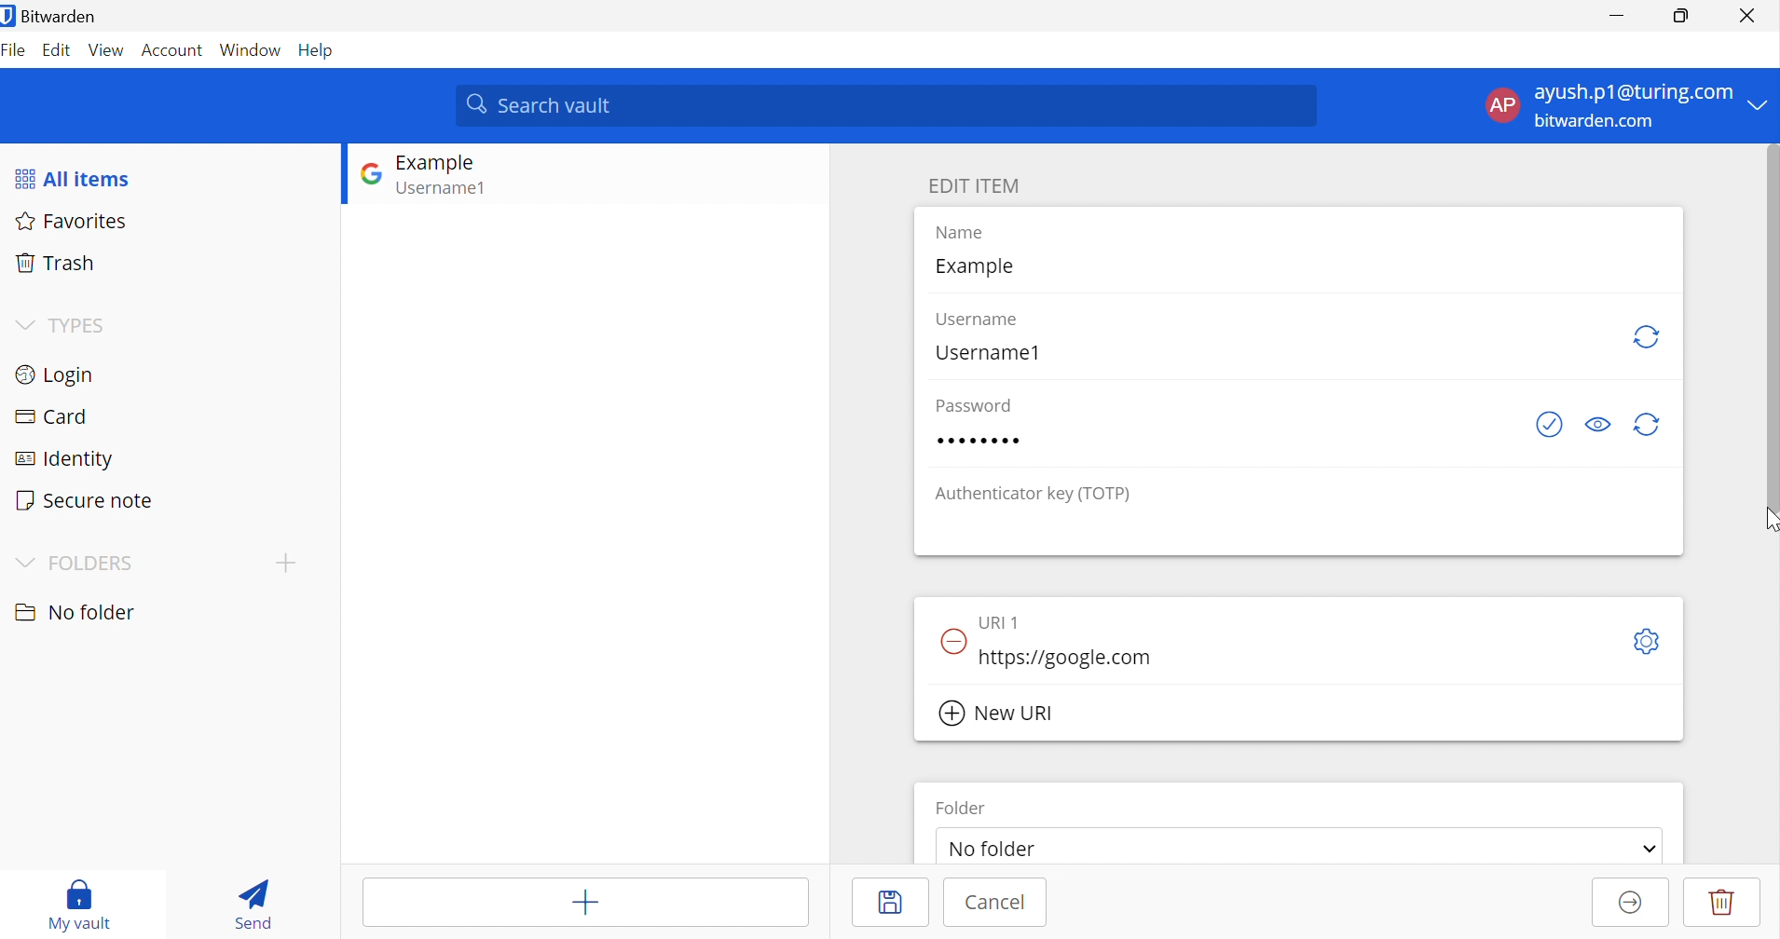 Image resolution: width=1780 pixels, height=939 pixels. Describe the element at coordinates (960, 809) in the screenshot. I see `Folder` at that location.